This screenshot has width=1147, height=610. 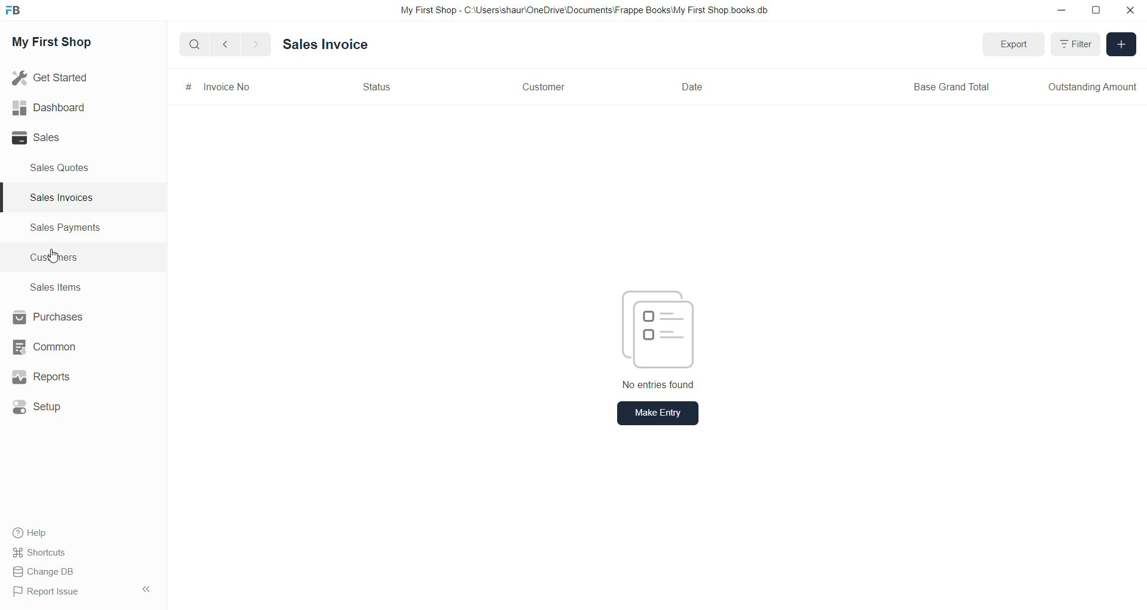 I want to click on Report Issue, so click(x=47, y=591).